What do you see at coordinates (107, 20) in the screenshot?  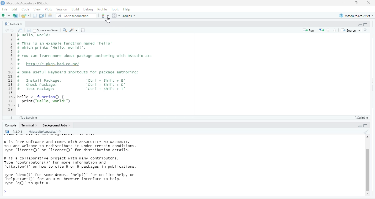 I see `cursor` at bounding box center [107, 20].